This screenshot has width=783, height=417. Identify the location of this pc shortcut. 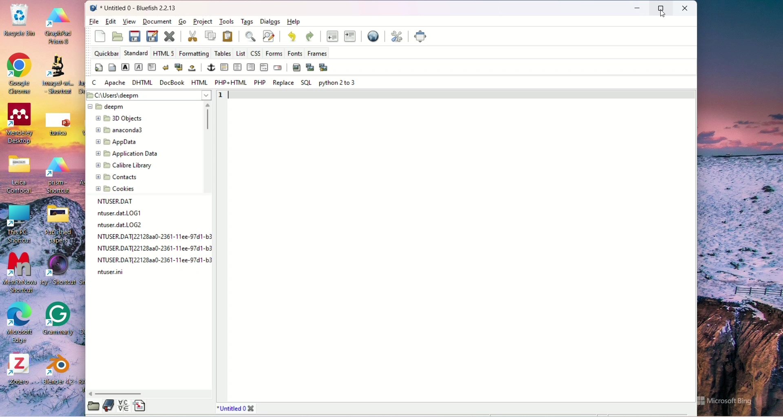
(21, 224).